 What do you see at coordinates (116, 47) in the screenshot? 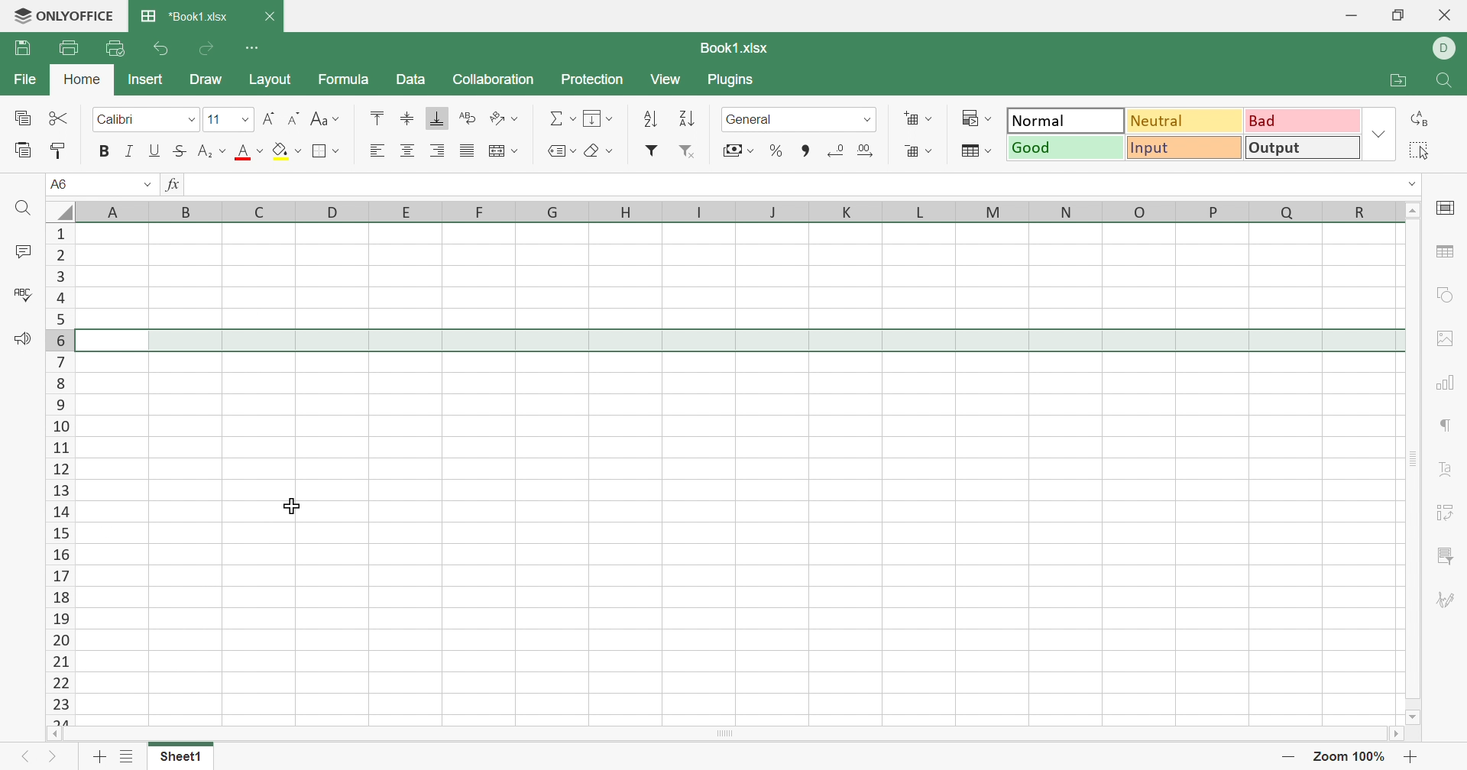
I see `Quick Print` at bounding box center [116, 47].